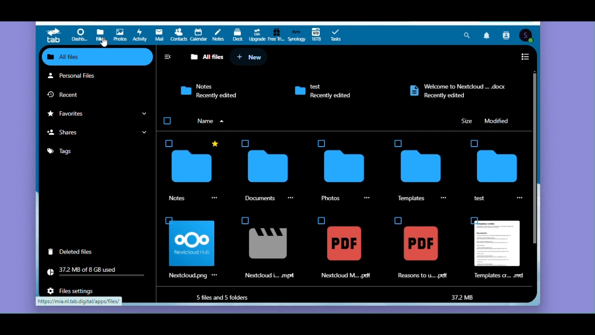 This screenshot has width=595, height=335. What do you see at coordinates (95, 273) in the screenshot?
I see `Storage usage` at bounding box center [95, 273].